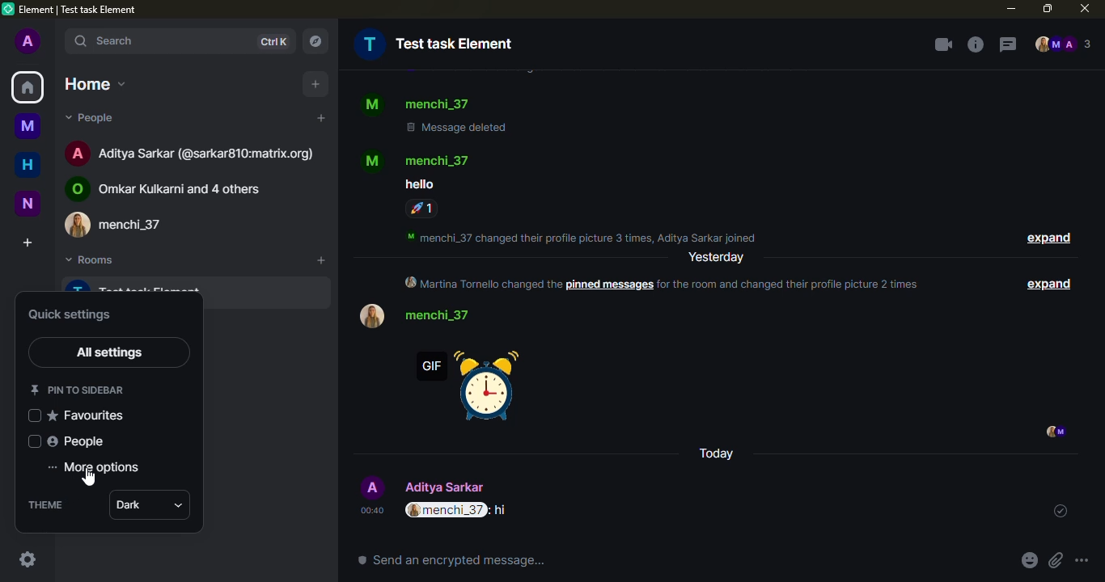 Image resolution: width=1105 pixels, height=582 pixels. I want to click on sent, so click(1056, 511).